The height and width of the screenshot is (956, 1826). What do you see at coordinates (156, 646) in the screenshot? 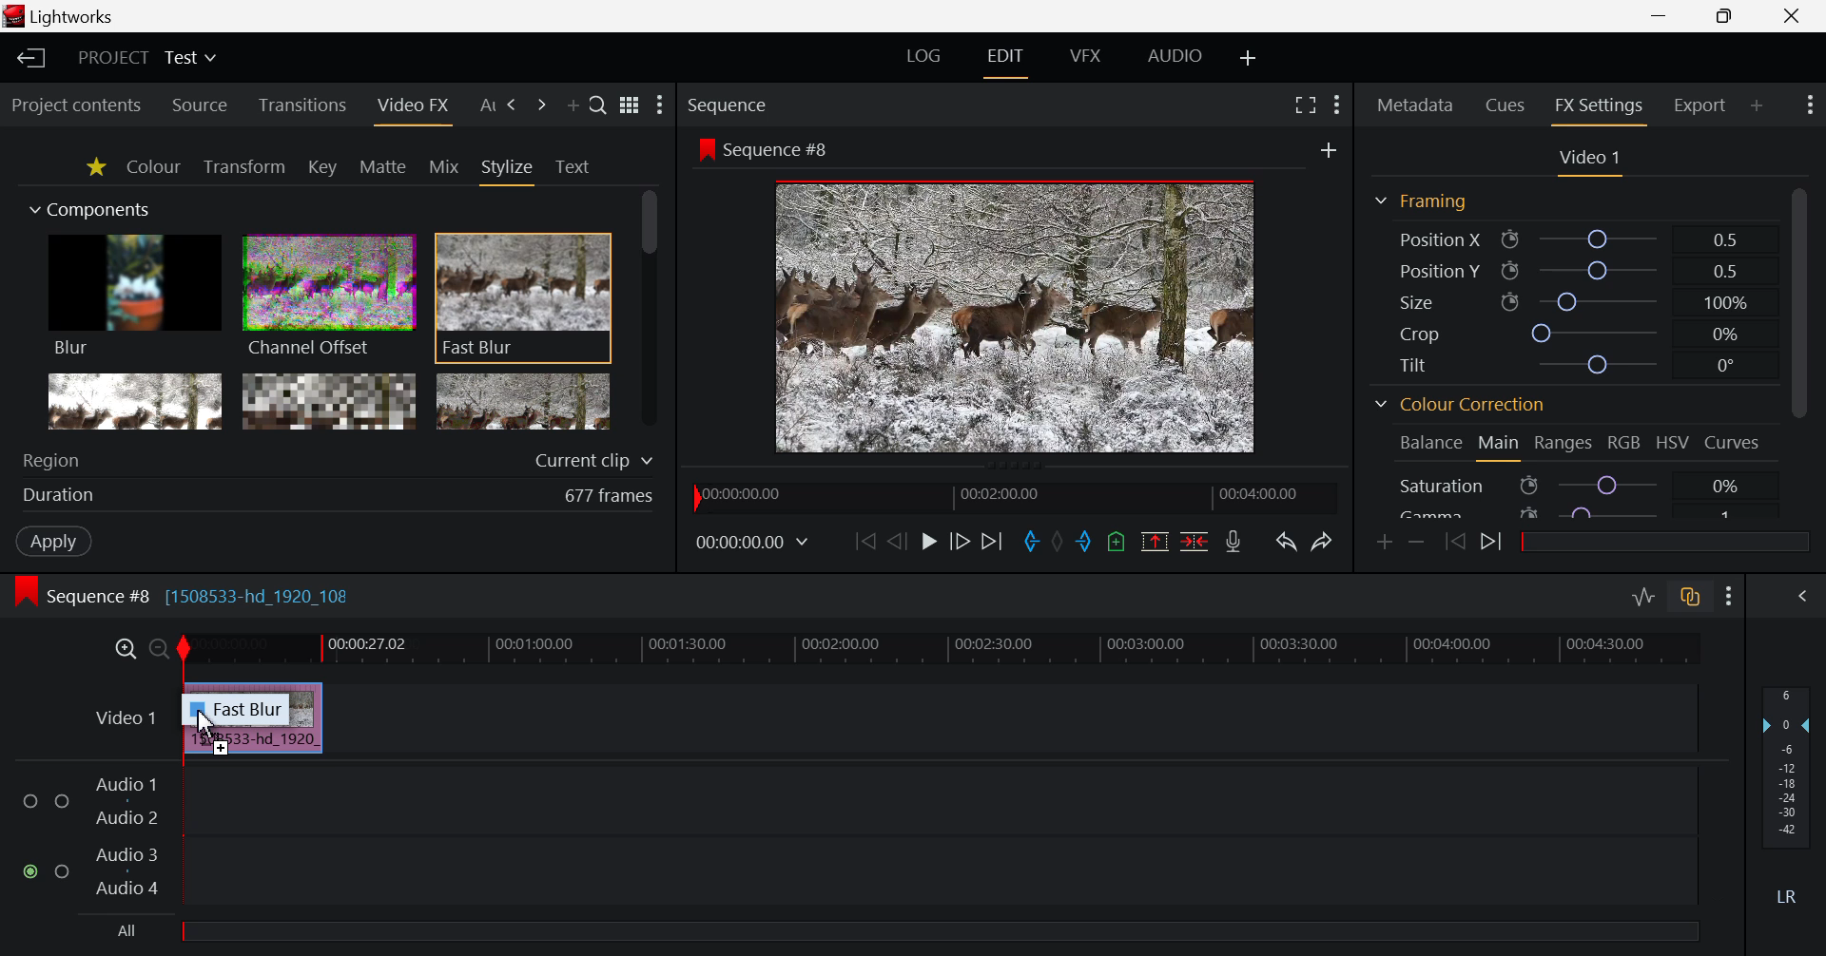
I see `Timeline Zoom Out` at bounding box center [156, 646].